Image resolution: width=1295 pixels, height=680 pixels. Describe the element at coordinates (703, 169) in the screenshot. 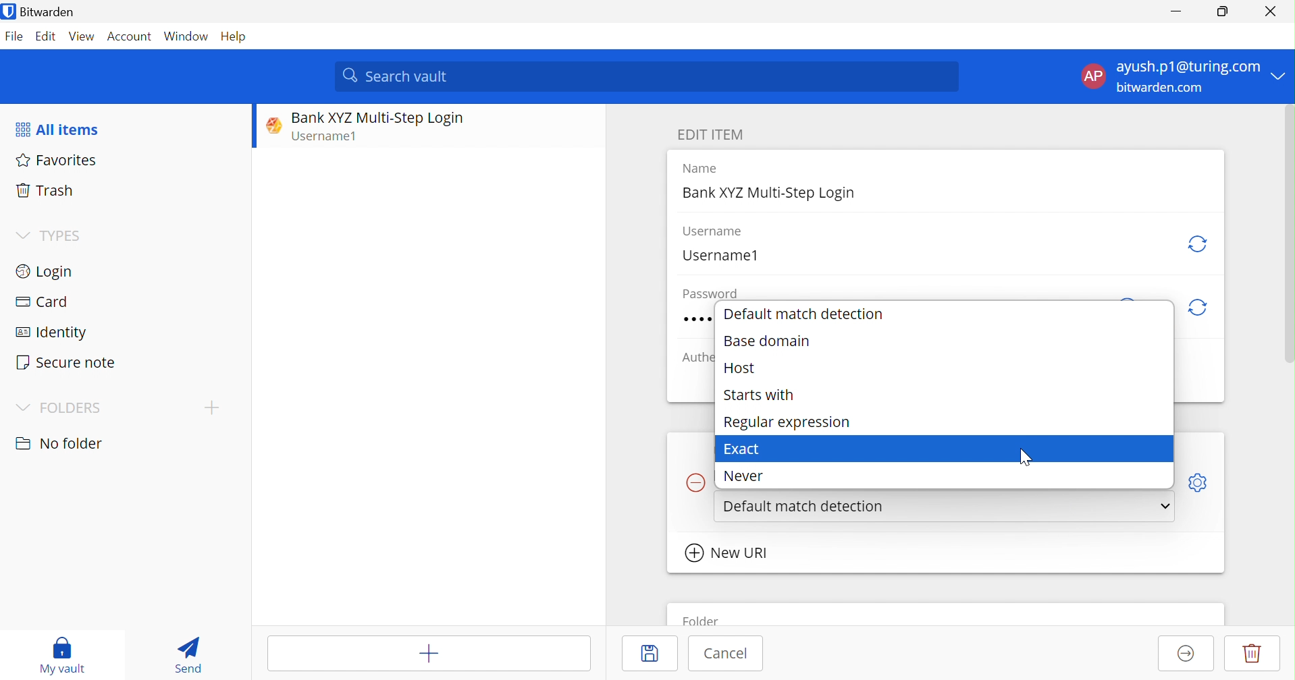

I see `Name` at that location.